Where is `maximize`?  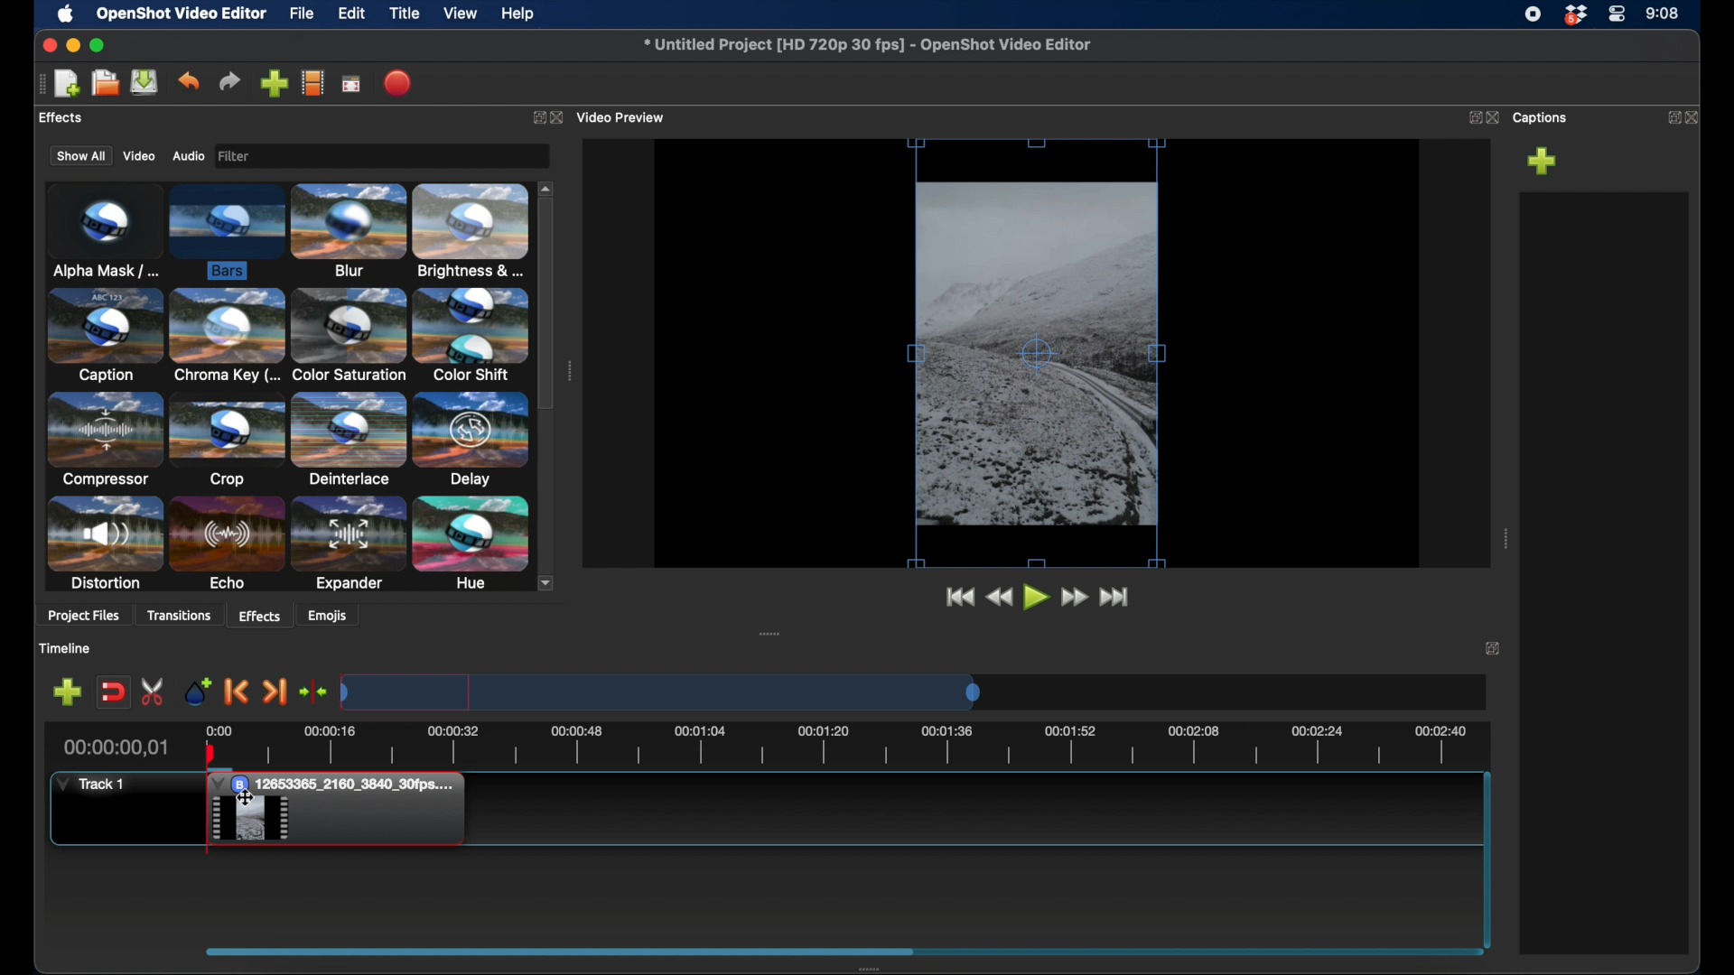
maximize is located at coordinates (99, 45).